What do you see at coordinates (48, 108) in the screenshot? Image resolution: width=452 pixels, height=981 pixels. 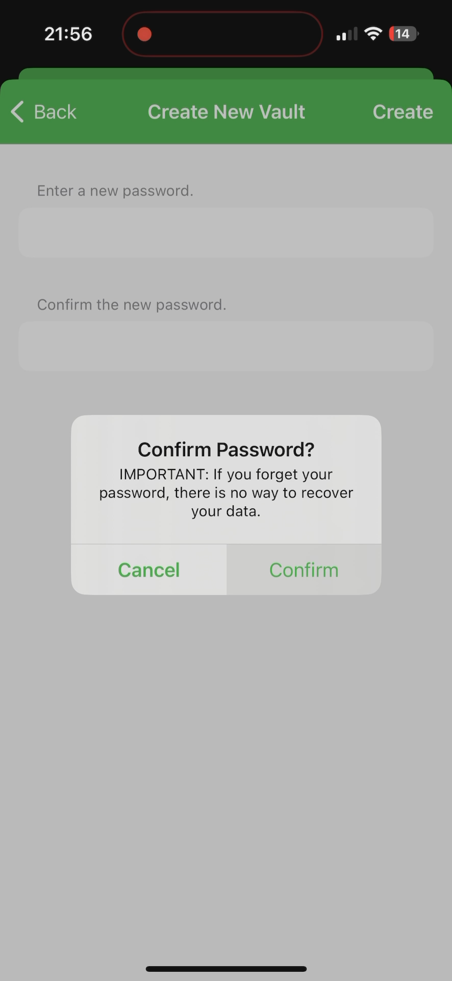 I see `back` at bounding box center [48, 108].